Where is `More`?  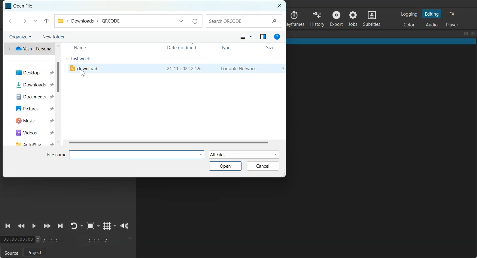
More is located at coordinates (129, 238).